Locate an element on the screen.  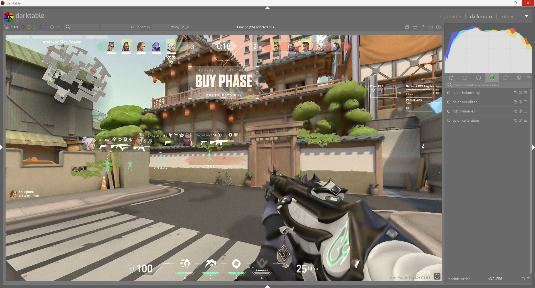
color equalizer is located at coordinates (464, 102).